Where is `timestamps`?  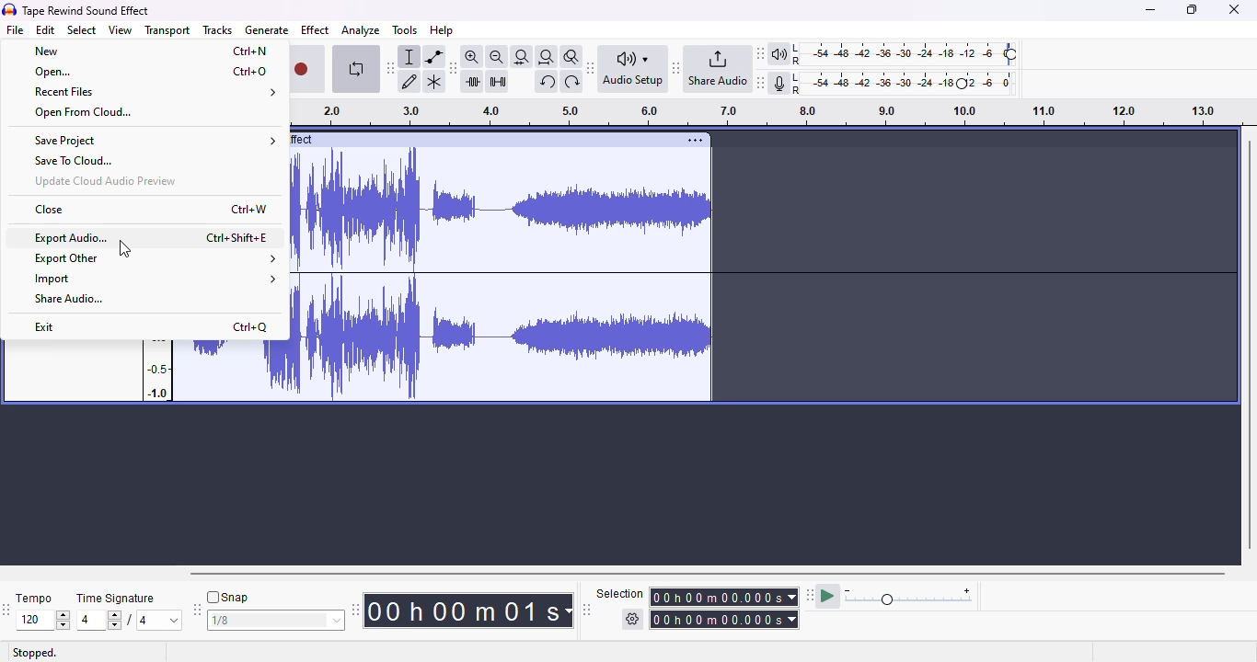 timestamps is located at coordinates (757, 111).